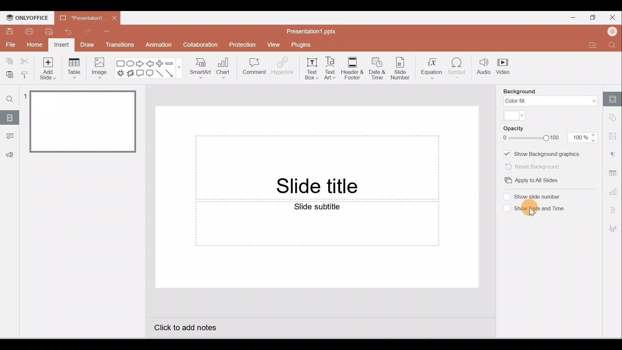 Image resolution: width=622 pixels, height=350 pixels. I want to click on Customise quick access toolbar, so click(113, 30).